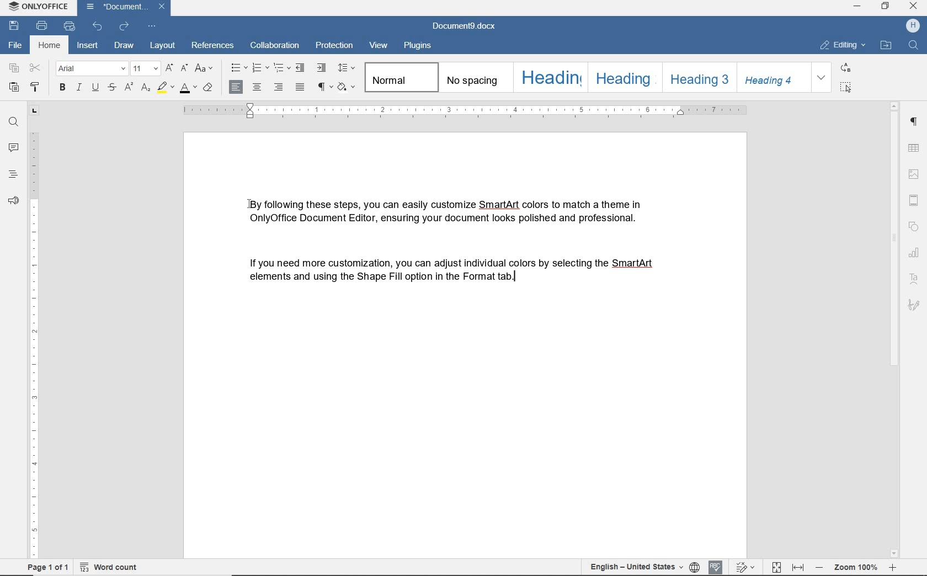  I want to click on hp, so click(910, 25).